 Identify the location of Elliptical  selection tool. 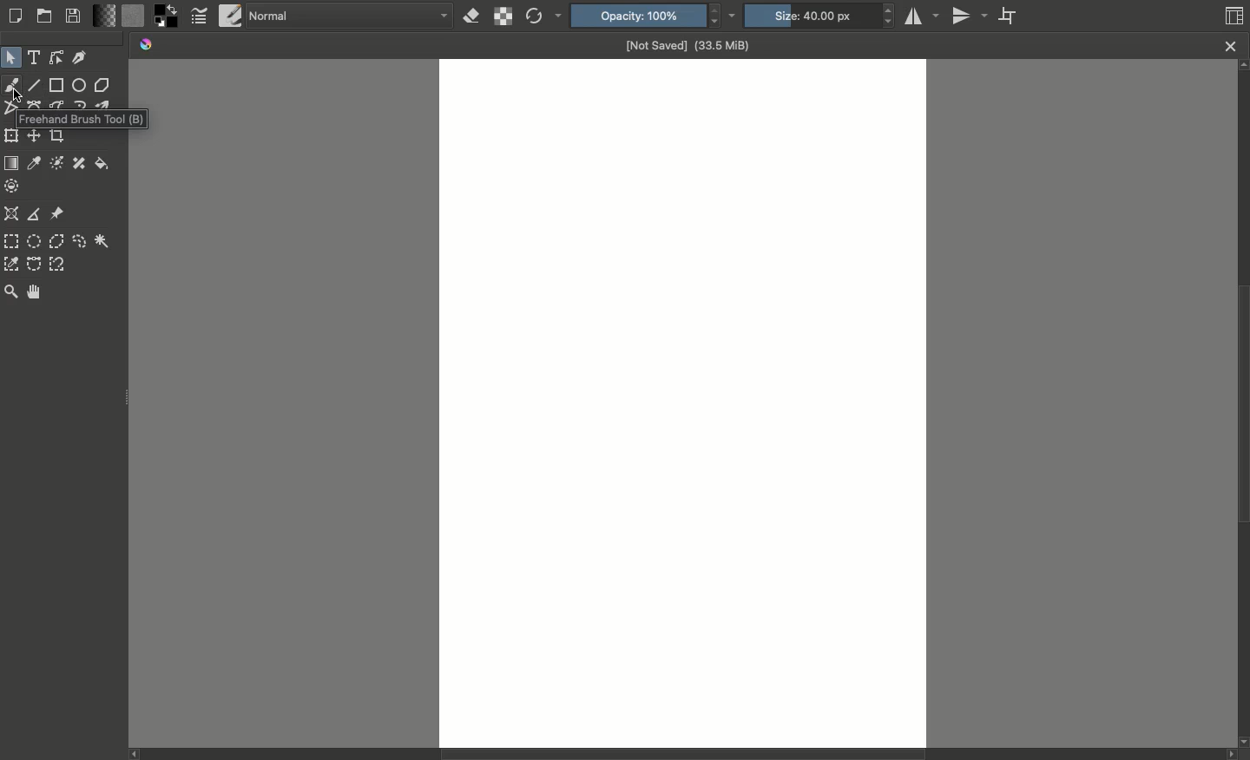
(35, 240).